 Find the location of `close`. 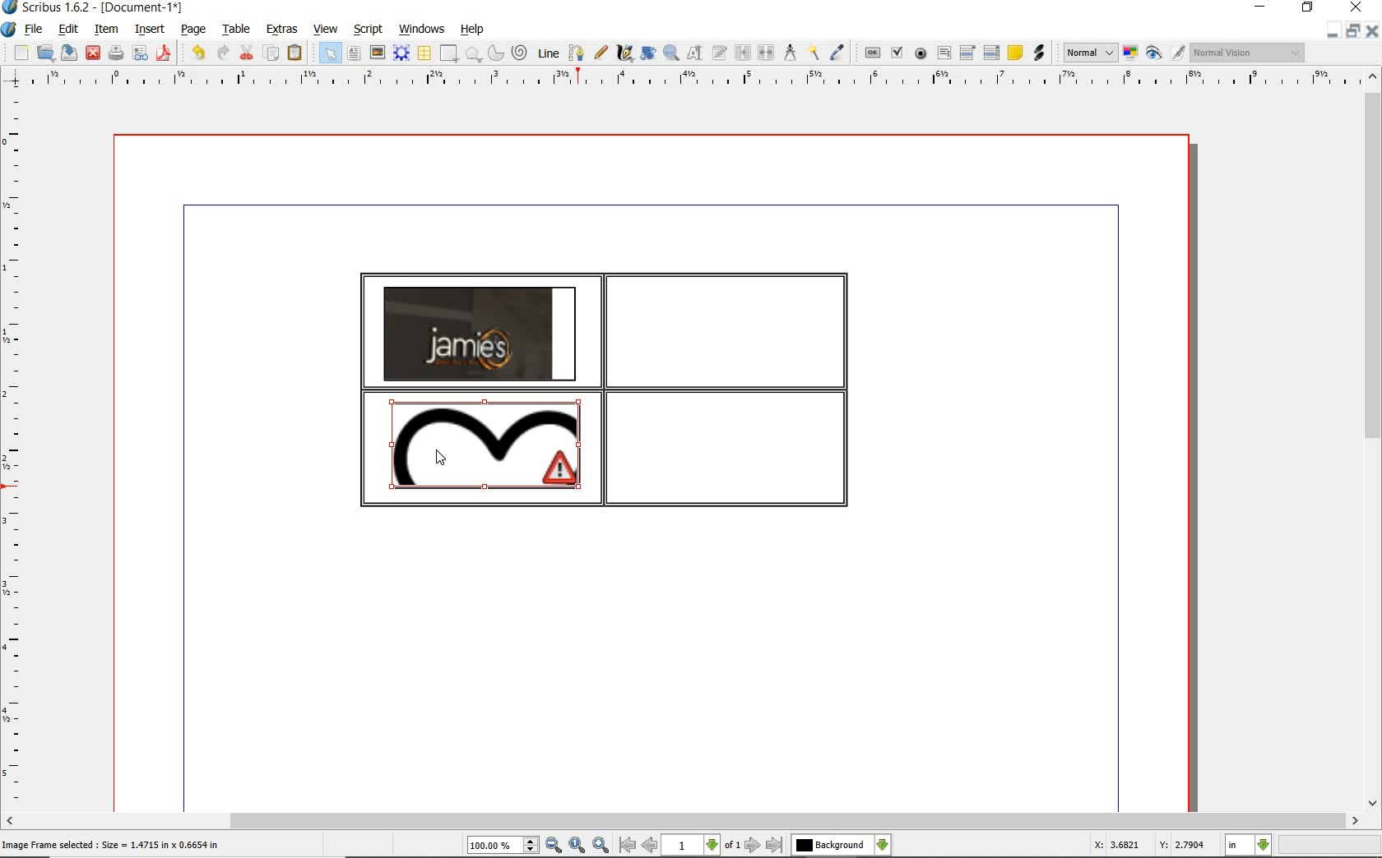

close is located at coordinates (92, 52).